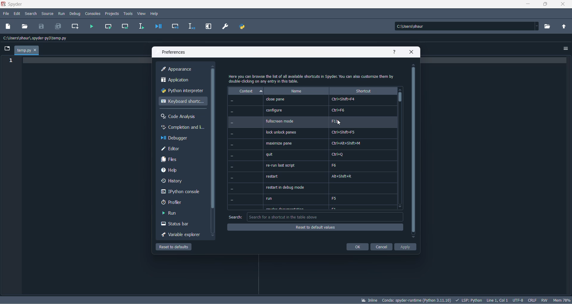 Image resolution: width=572 pixels, height=304 pixels. Describe the element at coordinates (343, 99) in the screenshot. I see `Ctrl+Shift+F4` at that location.